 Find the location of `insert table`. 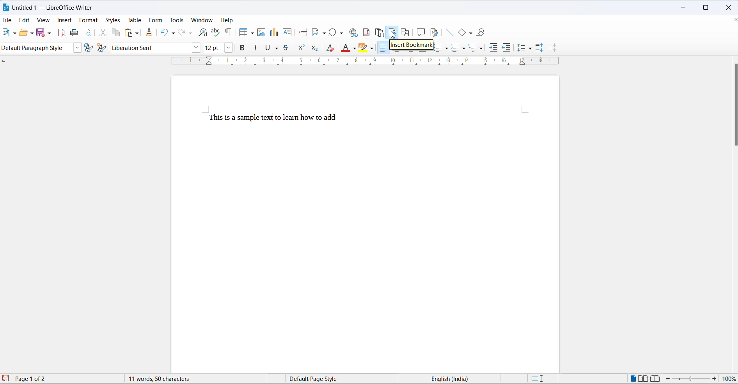

insert table is located at coordinates (241, 32).